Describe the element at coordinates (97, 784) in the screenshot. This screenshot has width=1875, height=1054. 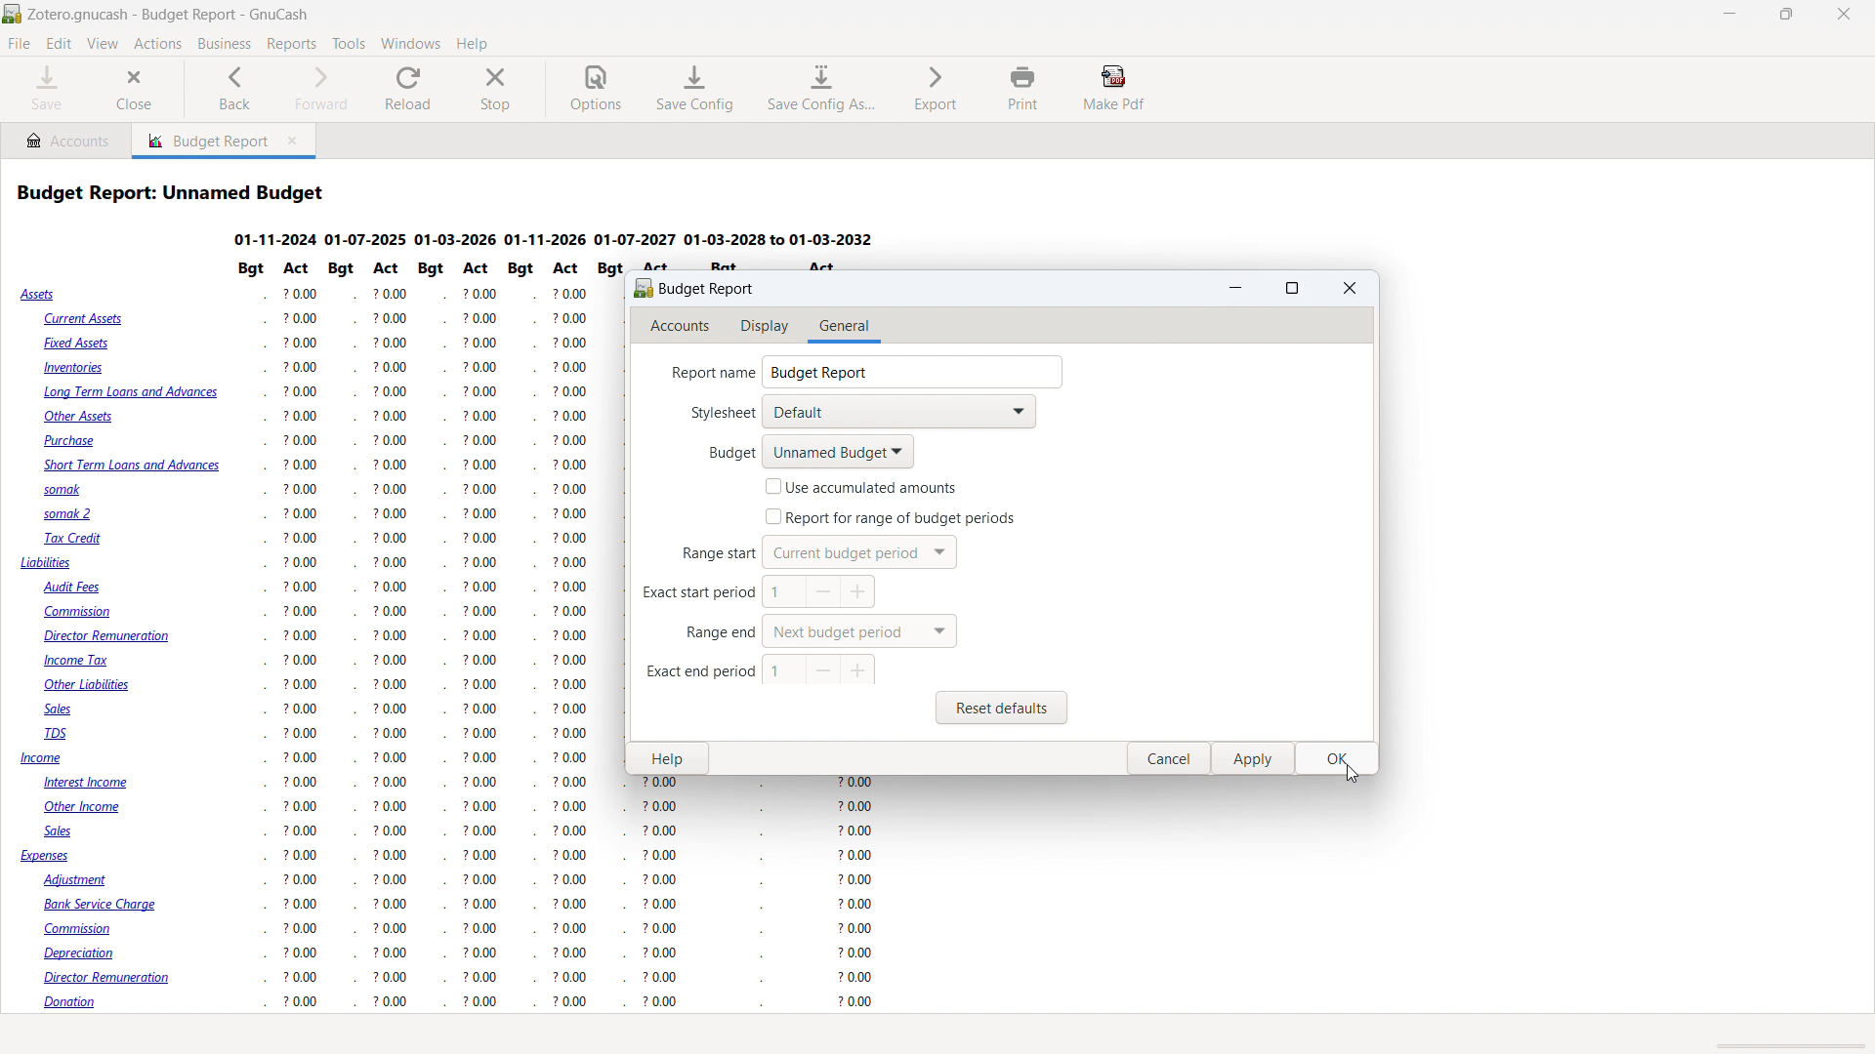
I see `Interest Income` at that location.